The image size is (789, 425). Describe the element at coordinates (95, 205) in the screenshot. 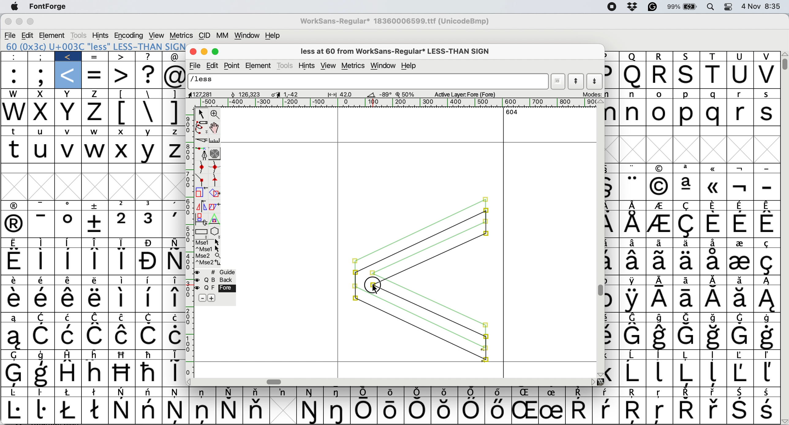

I see `Symbol` at that location.